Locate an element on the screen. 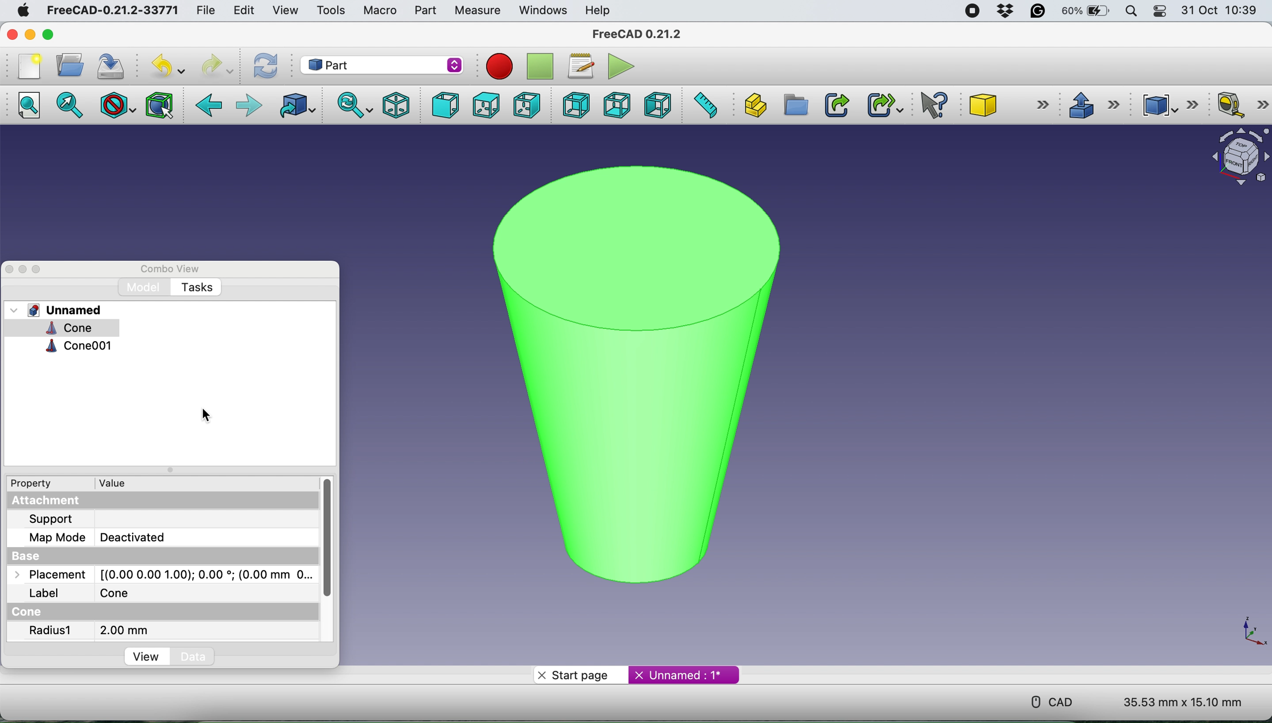  attachment is located at coordinates (58, 501).